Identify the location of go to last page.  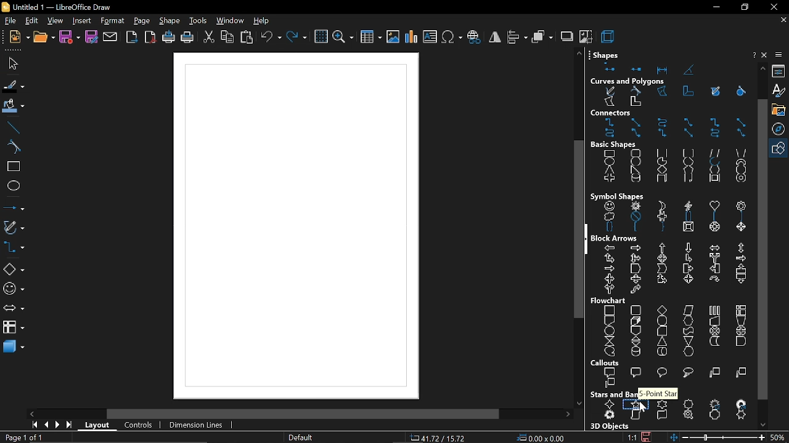
(70, 425).